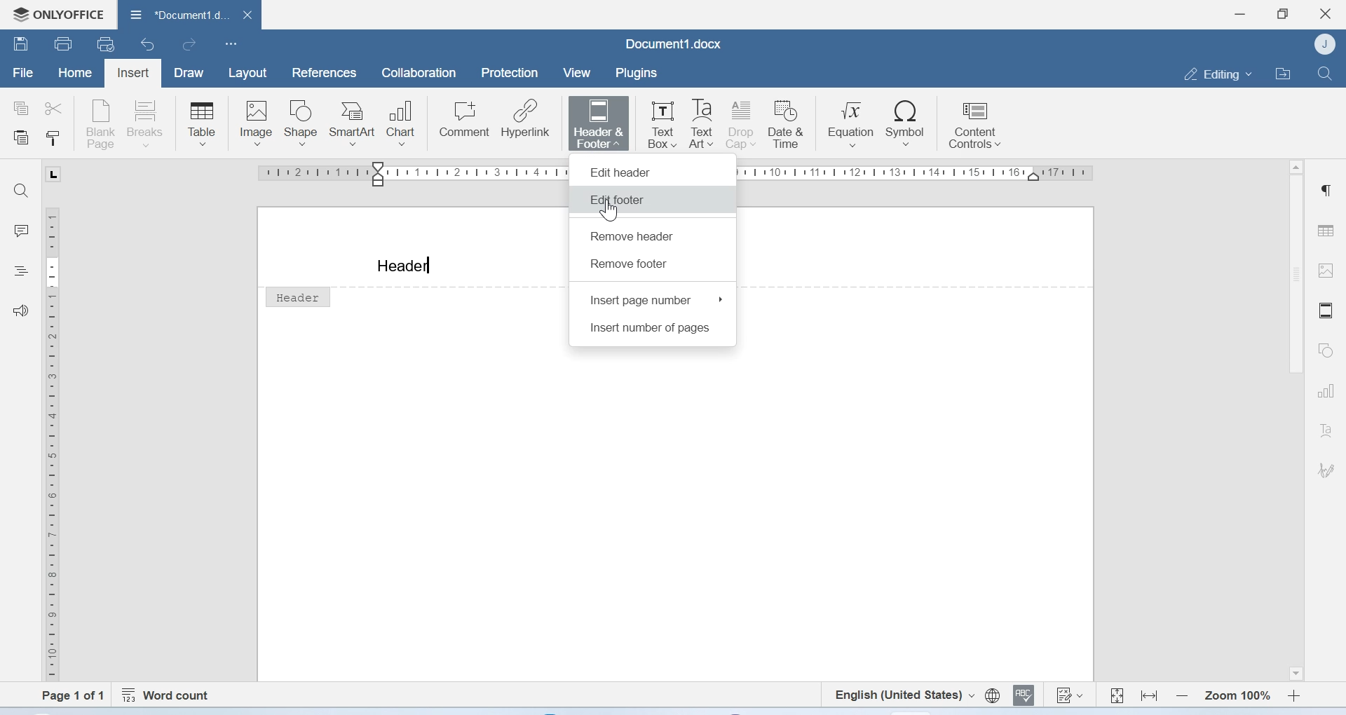 The width and height of the screenshot is (1346, 715). I want to click on Fit to width, so click(1148, 694).